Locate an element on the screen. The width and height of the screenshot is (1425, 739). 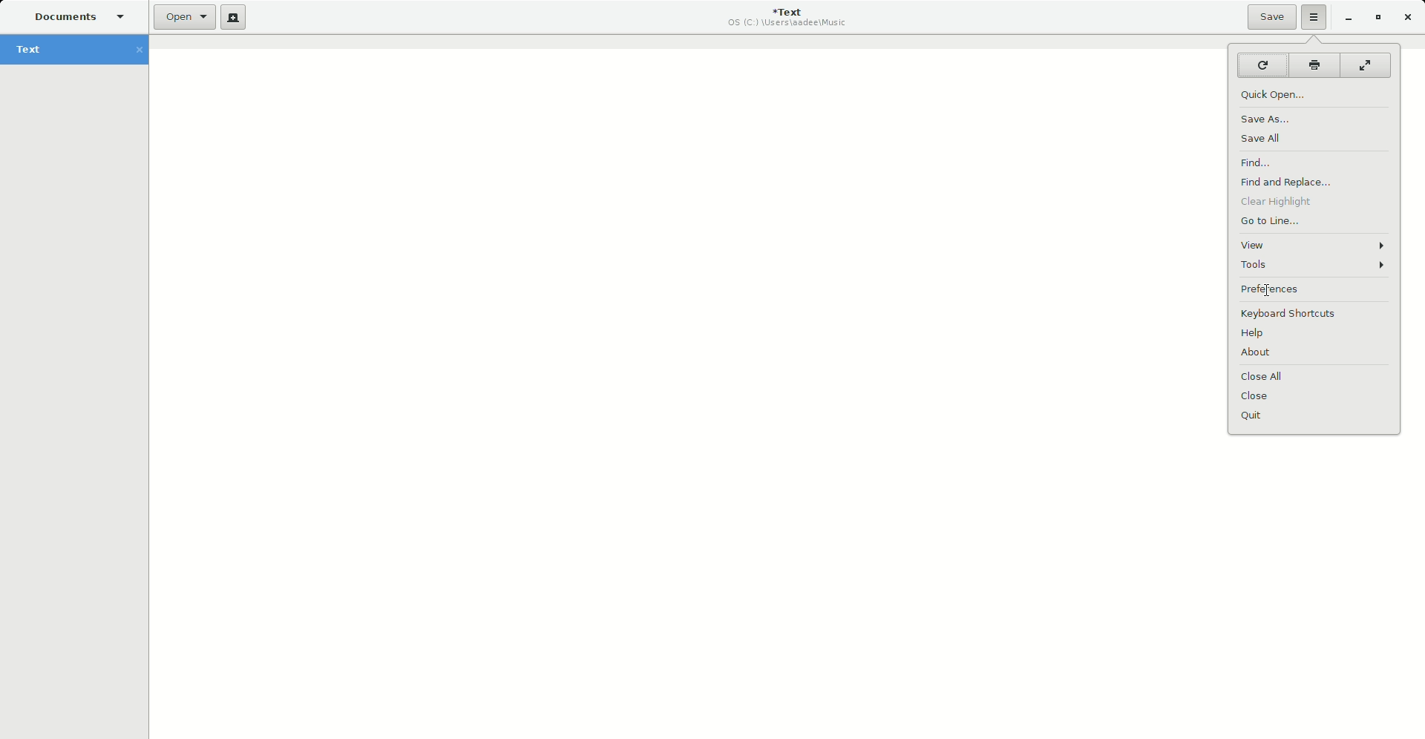
Print is located at coordinates (1314, 65).